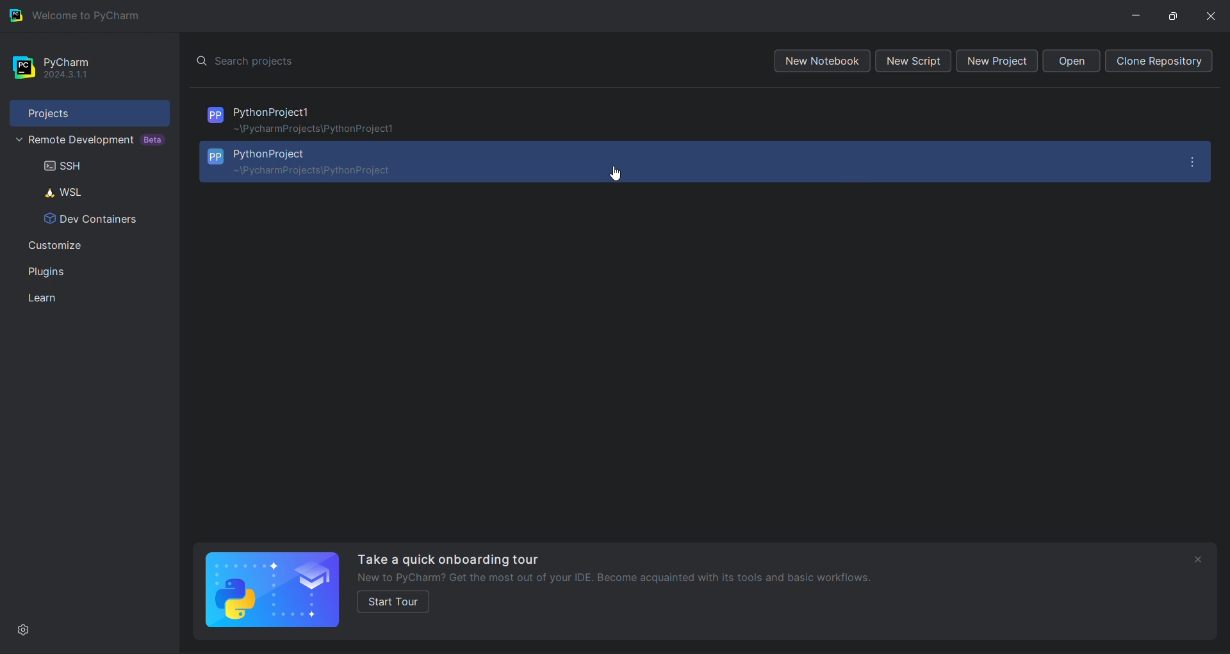 This screenshot has height=654, width=1230. I want to click on project1, so click(702, 117).